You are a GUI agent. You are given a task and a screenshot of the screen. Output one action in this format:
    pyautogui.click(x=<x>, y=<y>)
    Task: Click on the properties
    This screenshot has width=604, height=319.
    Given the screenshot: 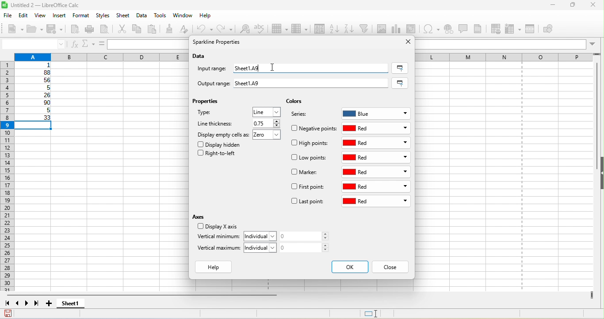 What is the action you would take?
    pyautogui.click(x=207, y=103)
    